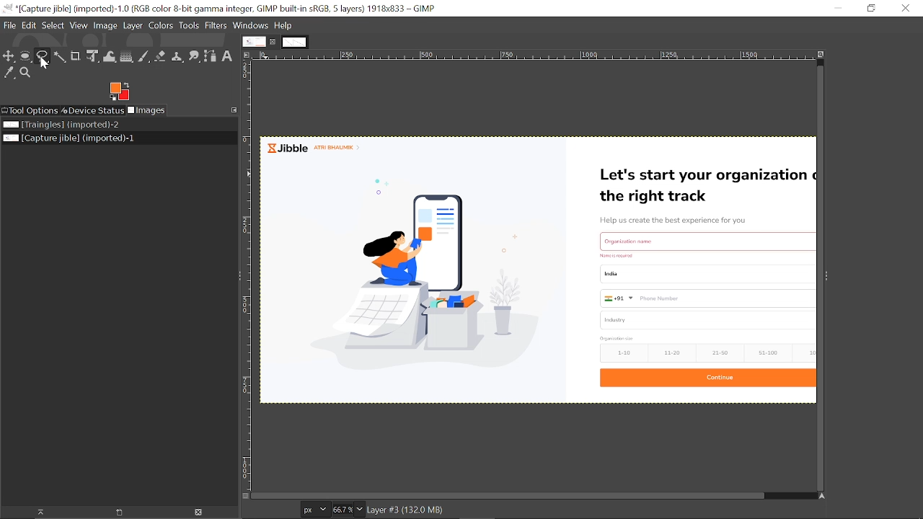  What do you see at coordinates (48, 68) in the screenshot?
I see `cursor` at bounding box center [48, 68].